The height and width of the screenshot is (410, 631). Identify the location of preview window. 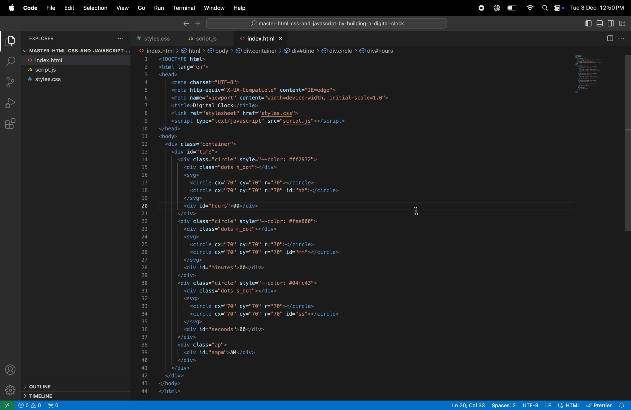
(591, 77).